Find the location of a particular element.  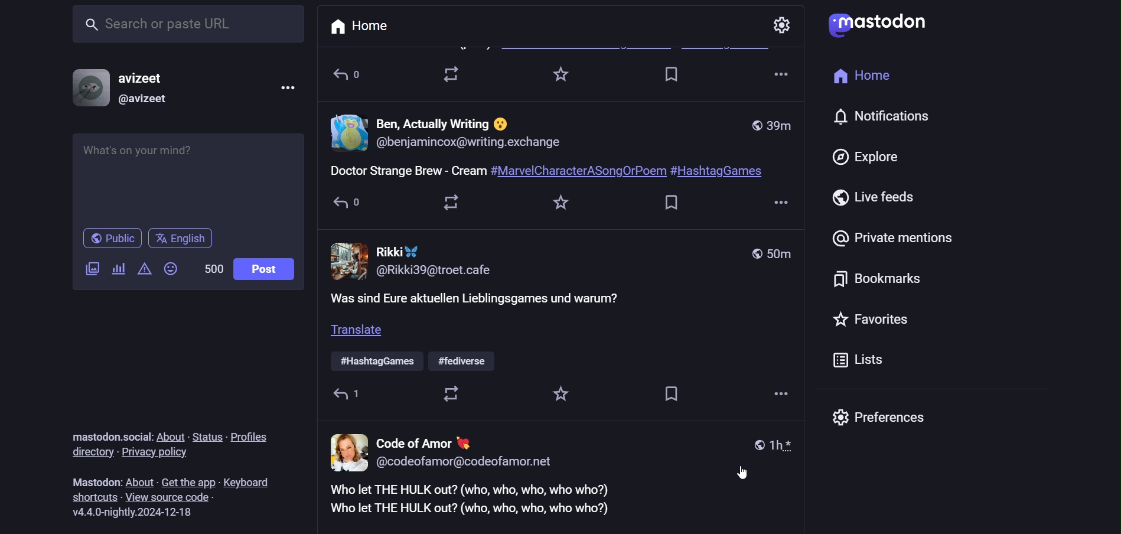

more is located at coordinates (780, 395).